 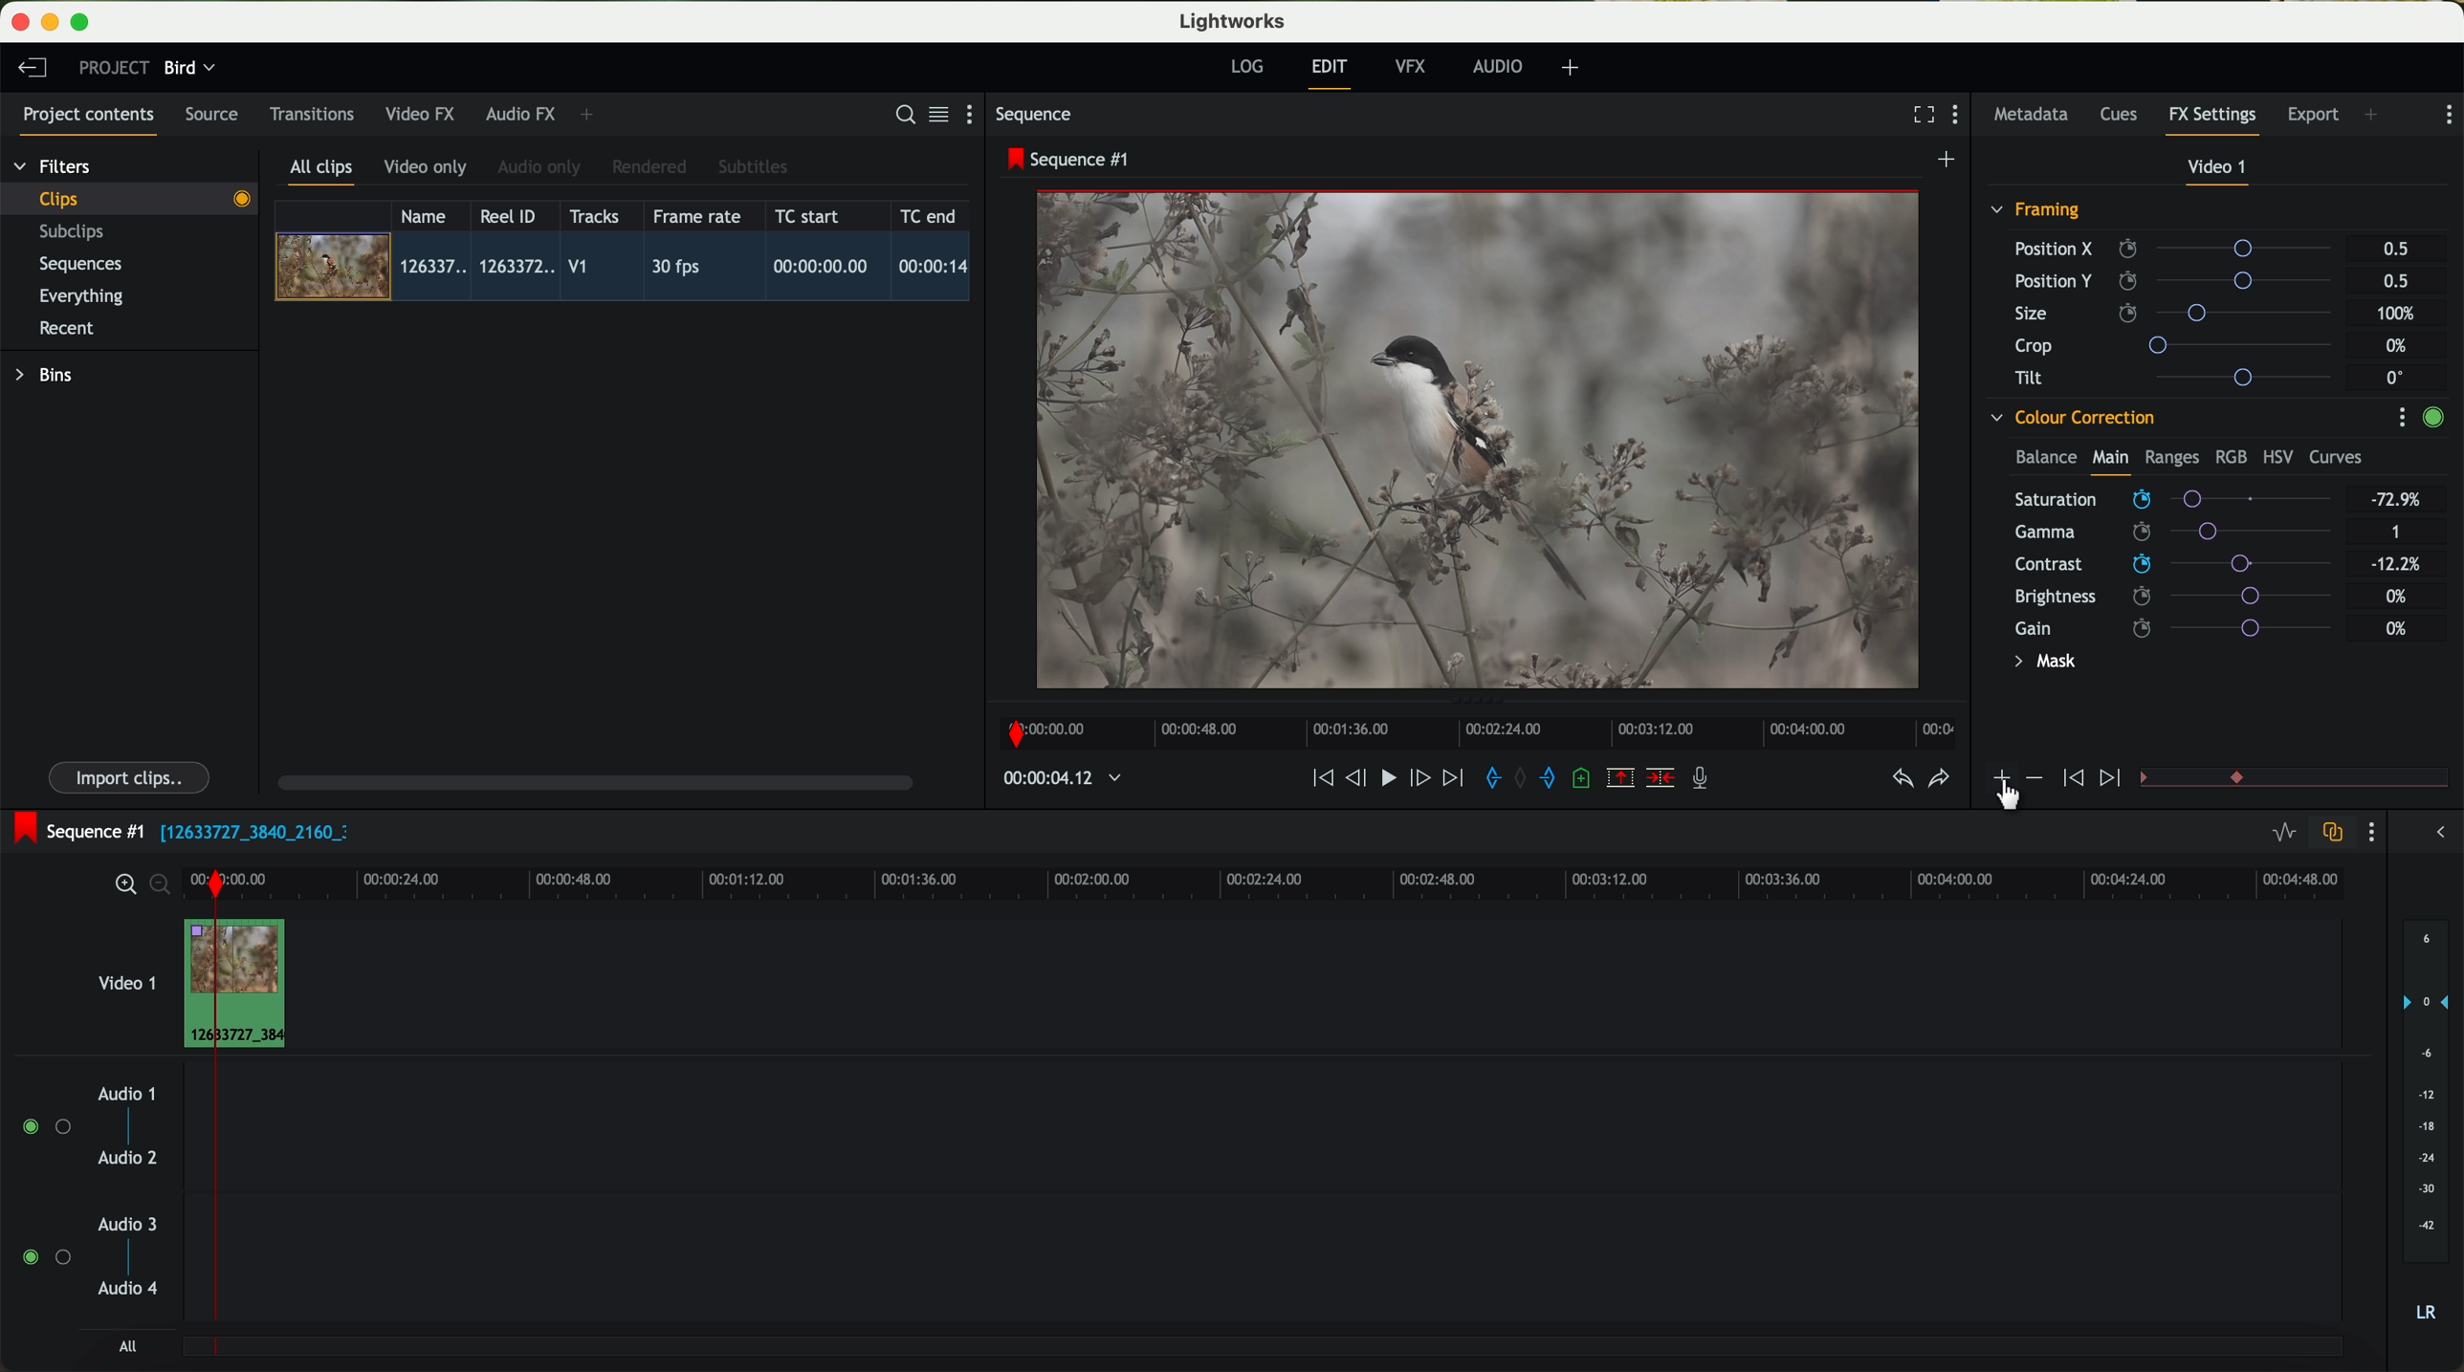 I want to click on main, so click(x=2110, y=461).